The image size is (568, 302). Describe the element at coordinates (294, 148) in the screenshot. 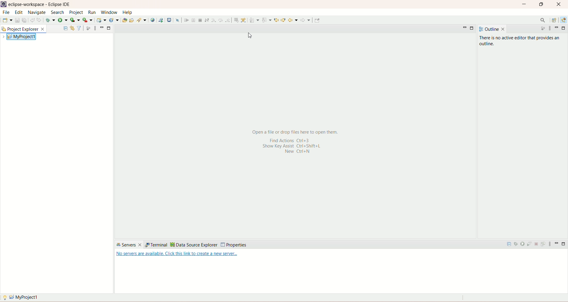

I see `shortcut key` at that location.